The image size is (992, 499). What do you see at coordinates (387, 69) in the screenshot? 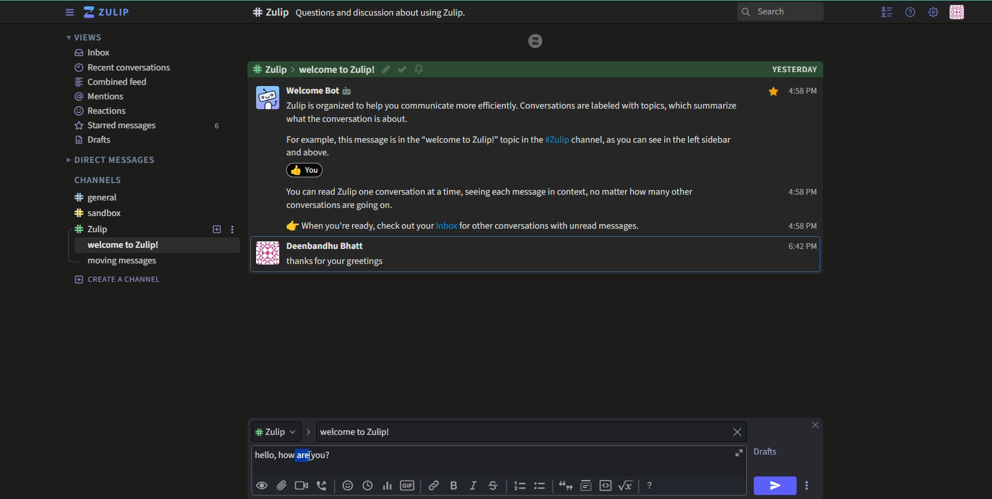
I see `edit` at bounding box center [387, 69].